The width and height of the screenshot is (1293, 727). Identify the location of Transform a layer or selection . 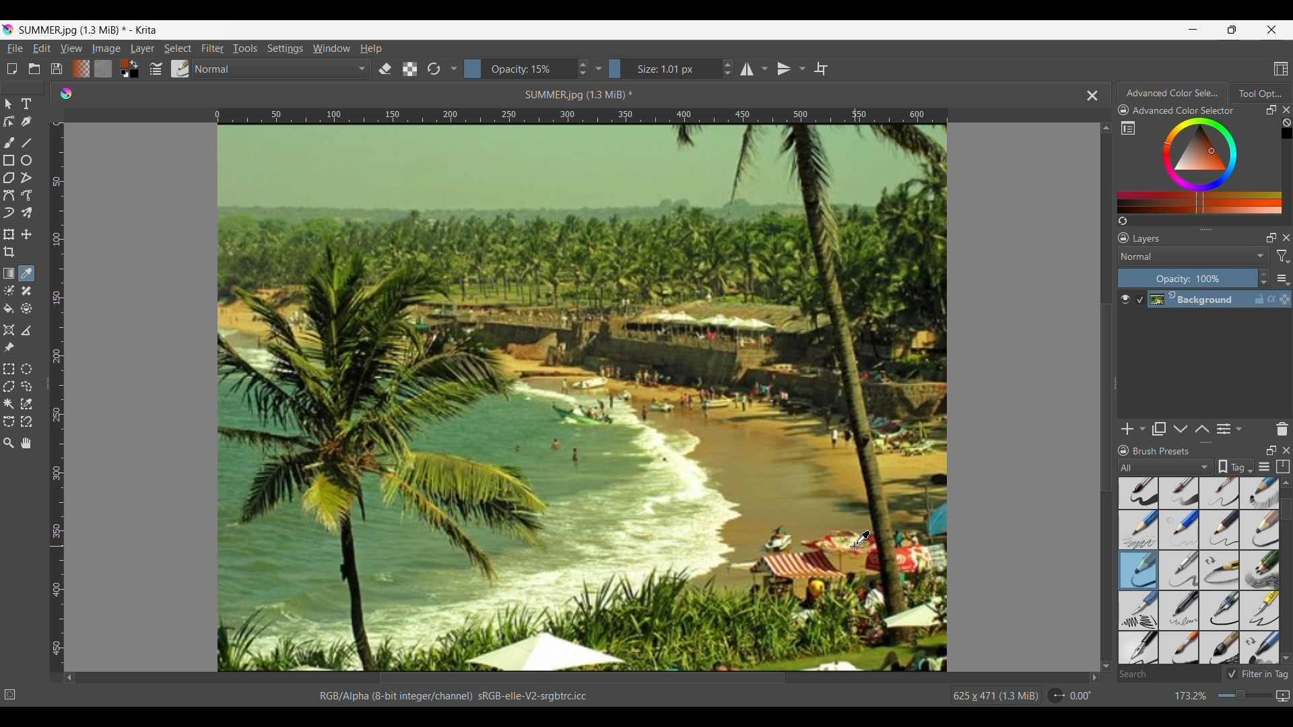
(8, 234).